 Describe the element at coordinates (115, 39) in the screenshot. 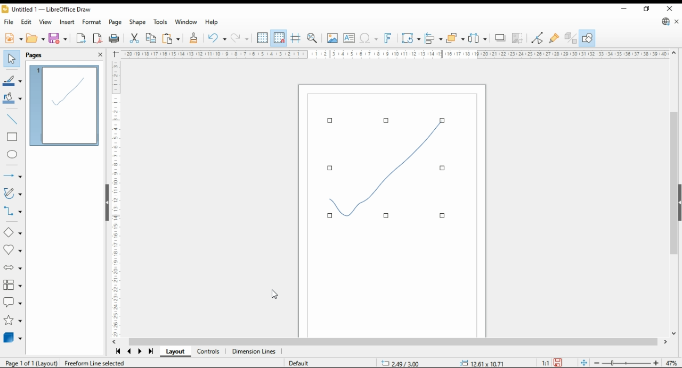

I see `print` at that location.